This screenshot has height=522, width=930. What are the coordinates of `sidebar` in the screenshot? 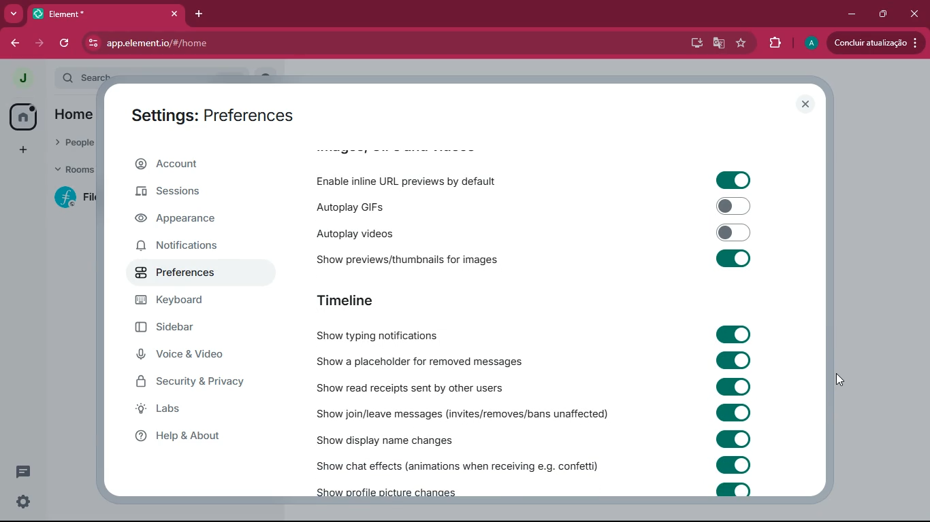 It's located at (185, 328).